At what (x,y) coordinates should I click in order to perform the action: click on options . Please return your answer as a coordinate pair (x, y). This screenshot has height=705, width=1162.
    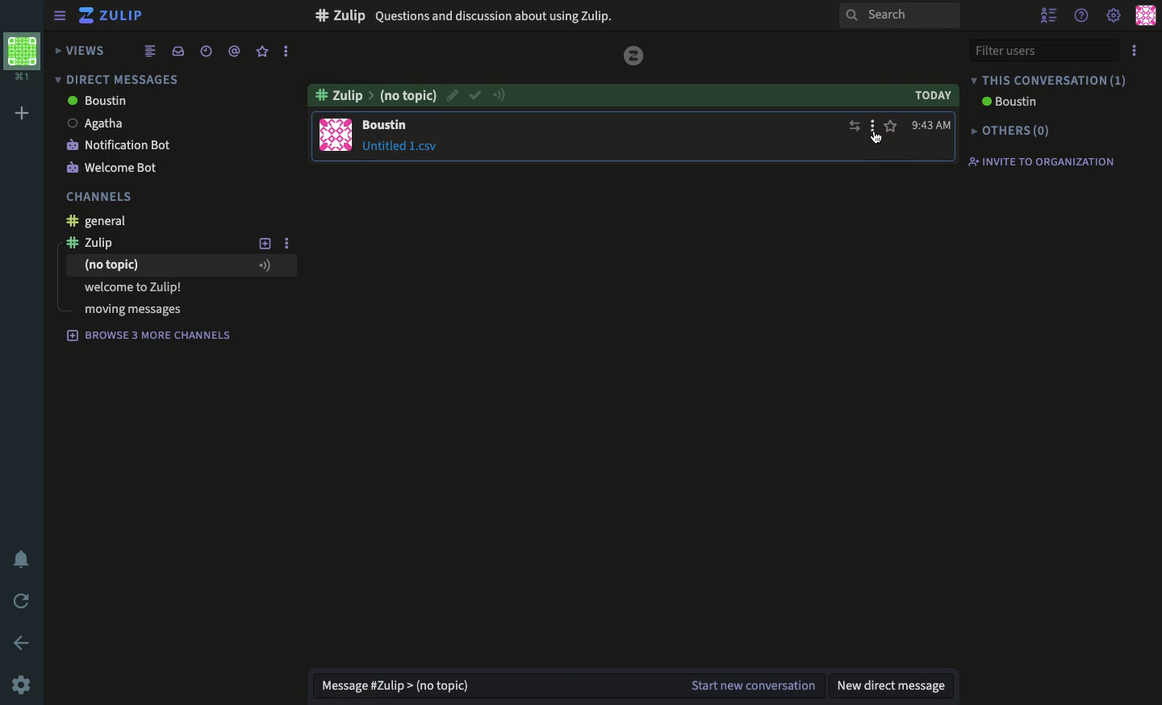
    Looking at the image, I should click on (870, 126).